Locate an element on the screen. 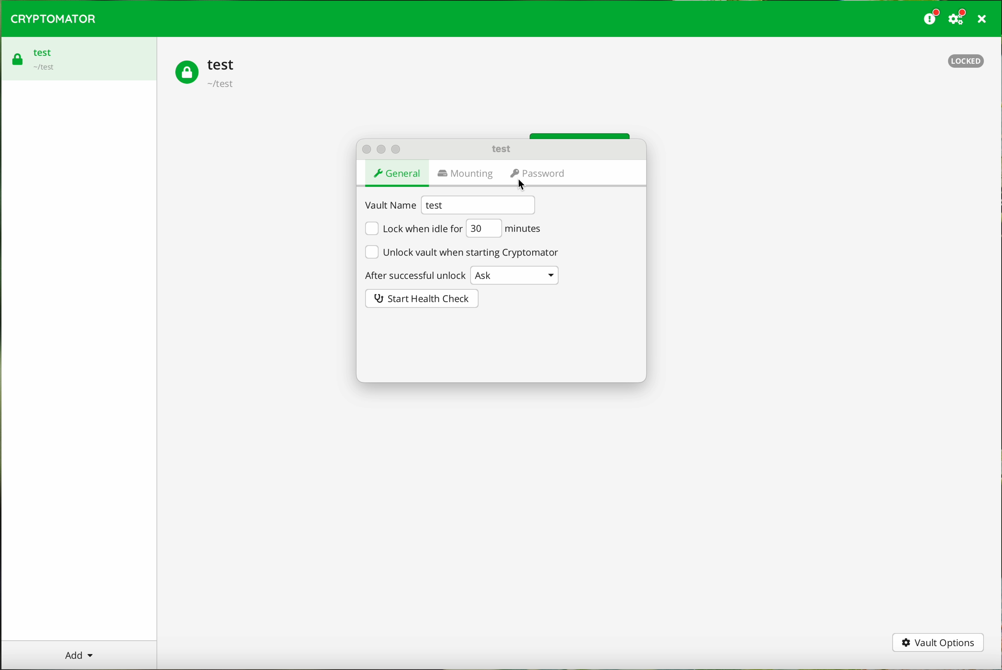 This screenshot has width=1002, height=670. donate is located at coordinates (932, 18).